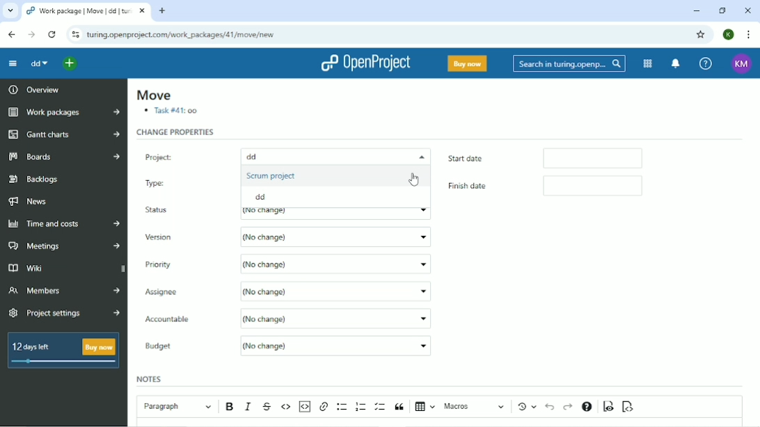  I want to click on Collapse project menu, so click(13, 63).